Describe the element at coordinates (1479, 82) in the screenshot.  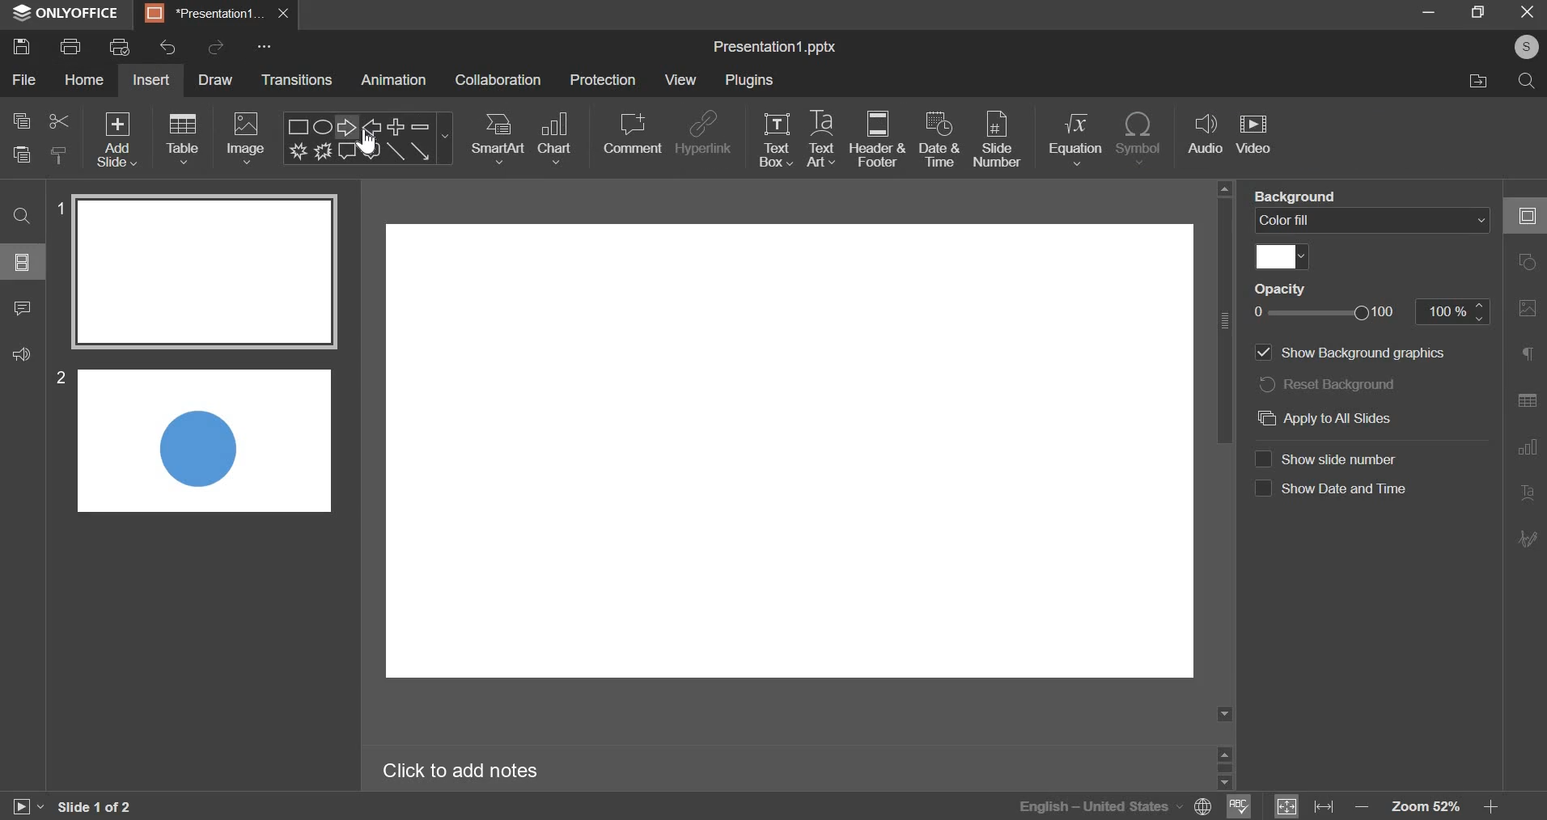
I see `file location` at that location.